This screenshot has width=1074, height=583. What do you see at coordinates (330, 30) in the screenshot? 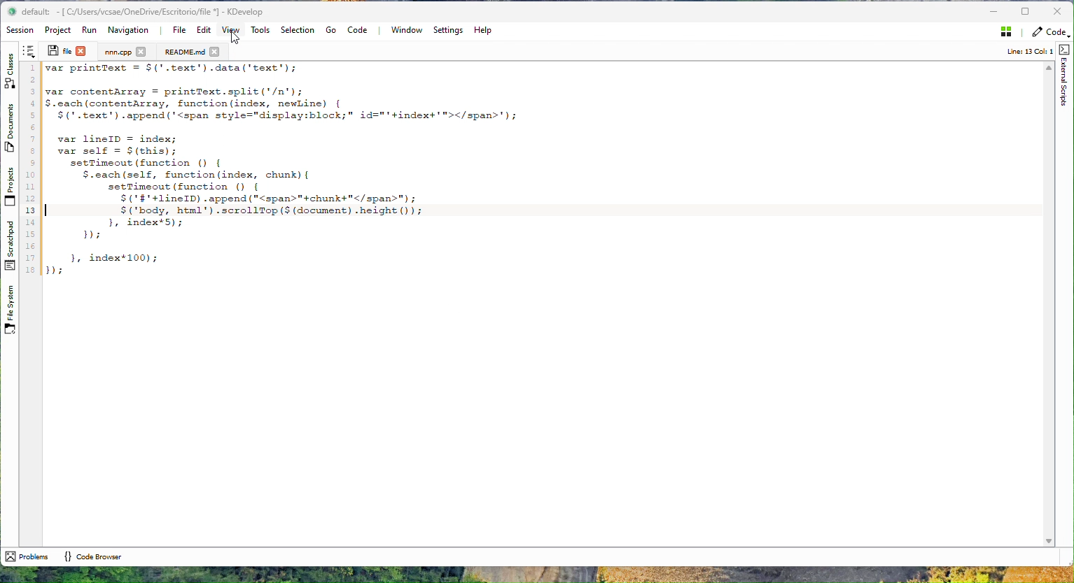
I see `` at bounding box center [330, 30].